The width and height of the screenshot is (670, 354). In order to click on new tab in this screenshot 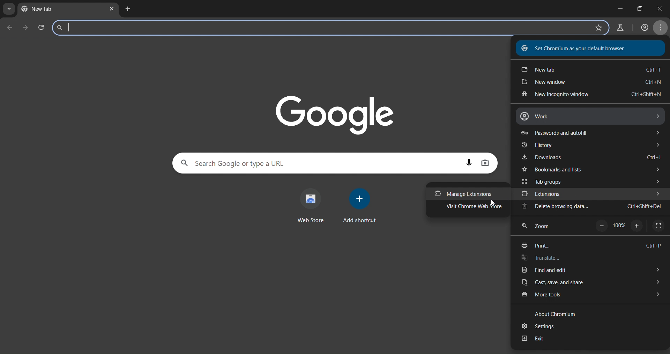, I will do `click(589, 69)`.